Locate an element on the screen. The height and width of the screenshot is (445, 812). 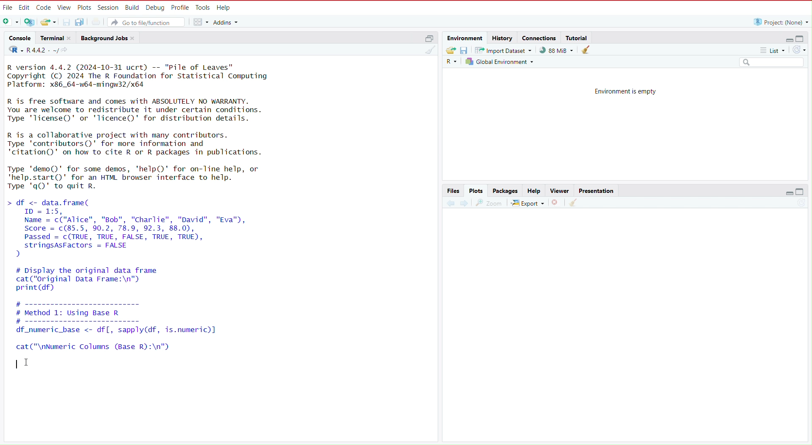
Help is located at coordinates (533, 190).